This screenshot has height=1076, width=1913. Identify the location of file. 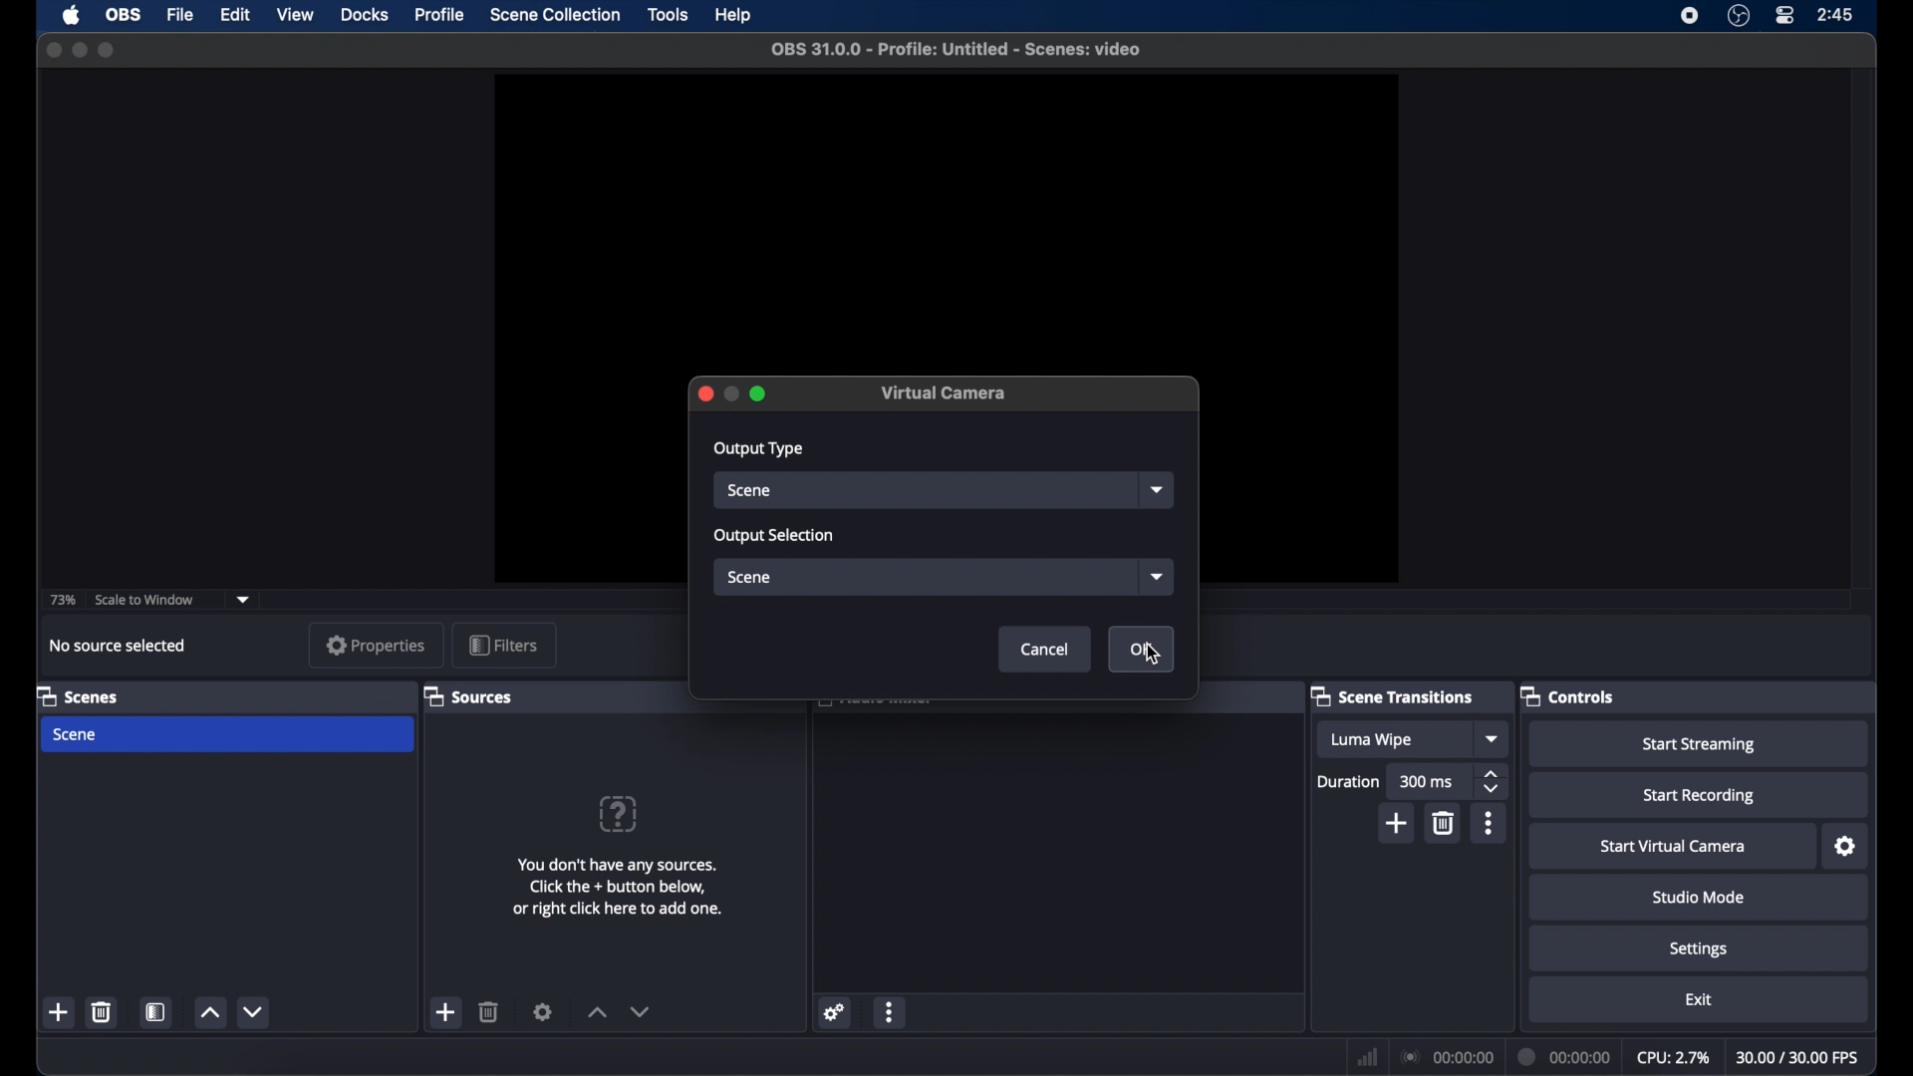
(180, 16).